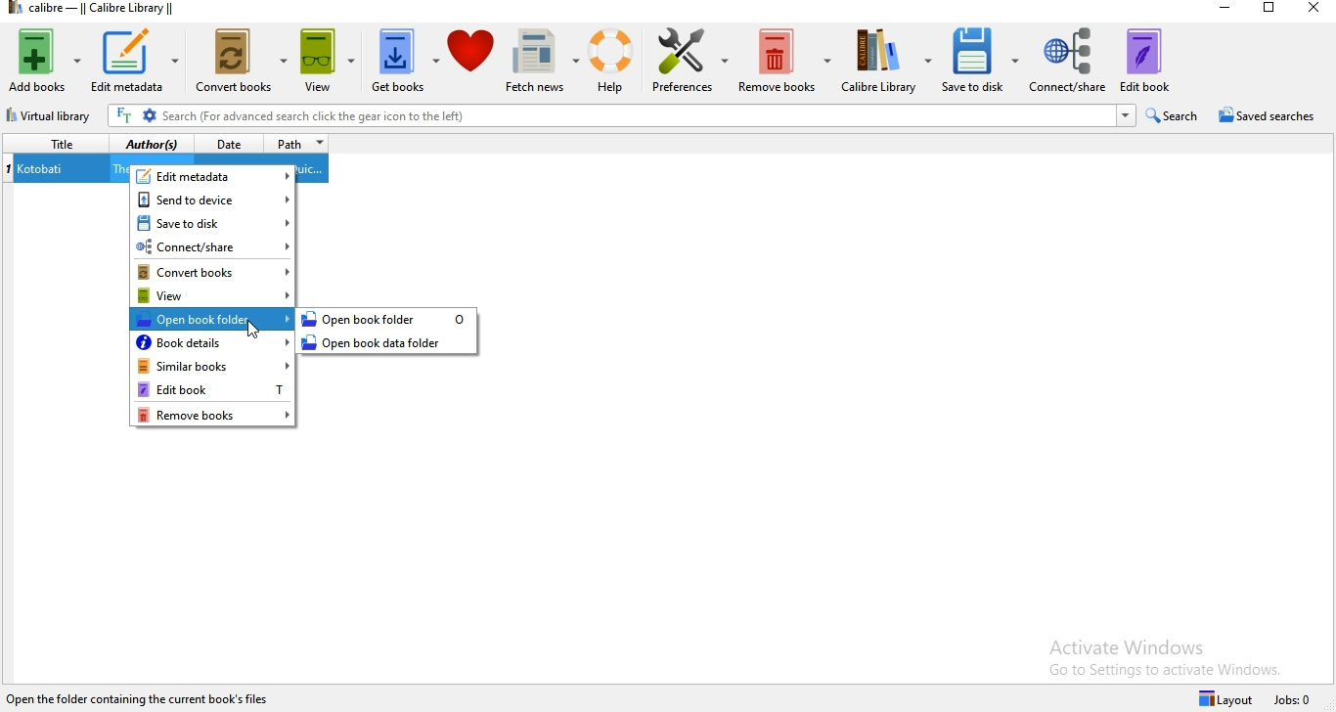 The image size is (1336, 712). What do you see at coordinates (215, 246) in the screenshot?
I see `connect/share` at bounding box center [215, 246].